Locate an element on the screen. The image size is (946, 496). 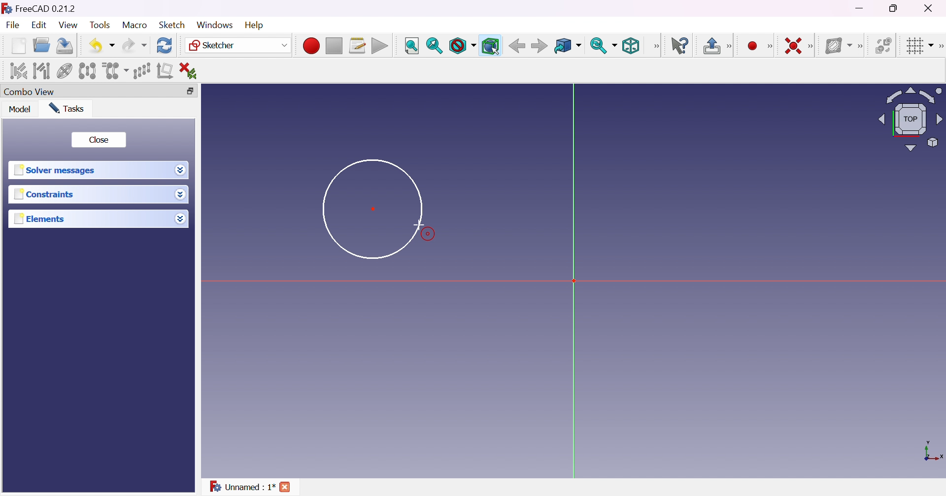
Close is located at coordinates (100, 139).